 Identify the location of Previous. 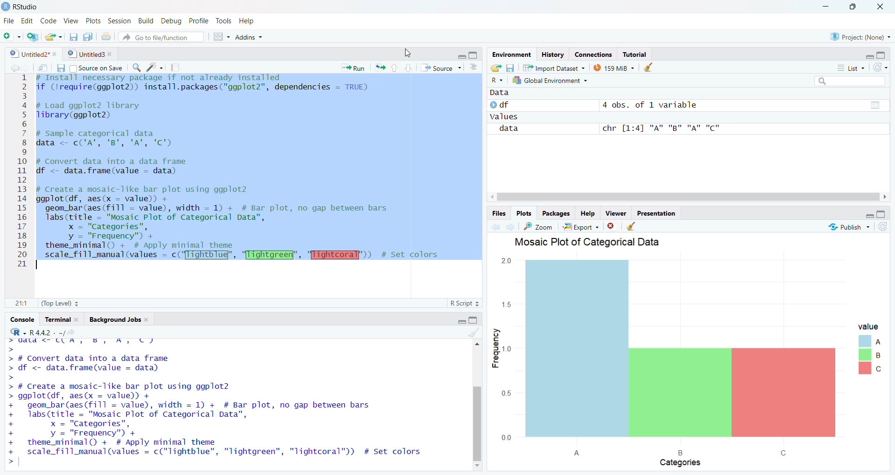
(13, 68).